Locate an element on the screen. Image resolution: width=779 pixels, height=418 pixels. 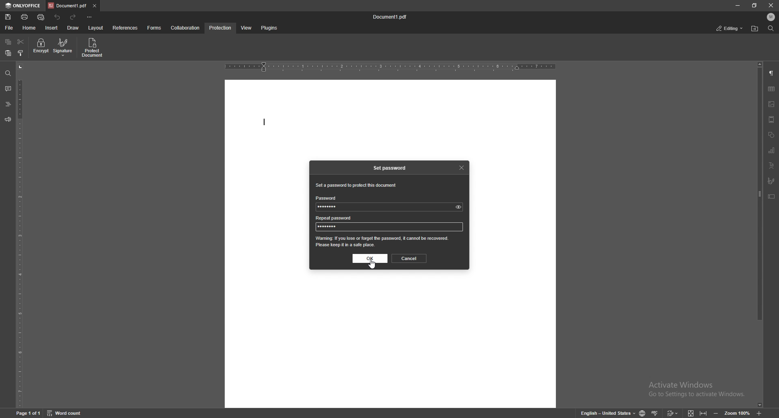
spell check is located at coordinates (656, 413).